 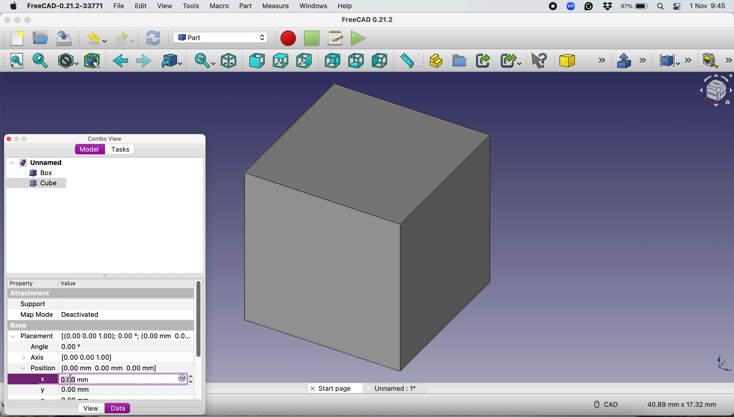 What do you see at coordinates (277, 7) in the screenshot?
I see `Measure` at bounding box center [277, 7].